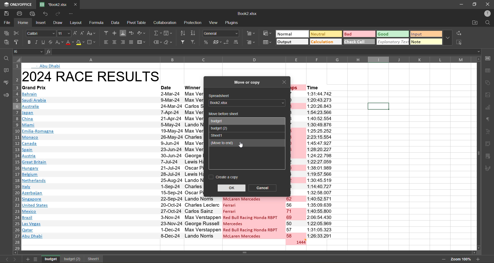 The image size is (494, 263). Describe the element at coordinates (488, 23) in the screenshot. I see `find` at that location.